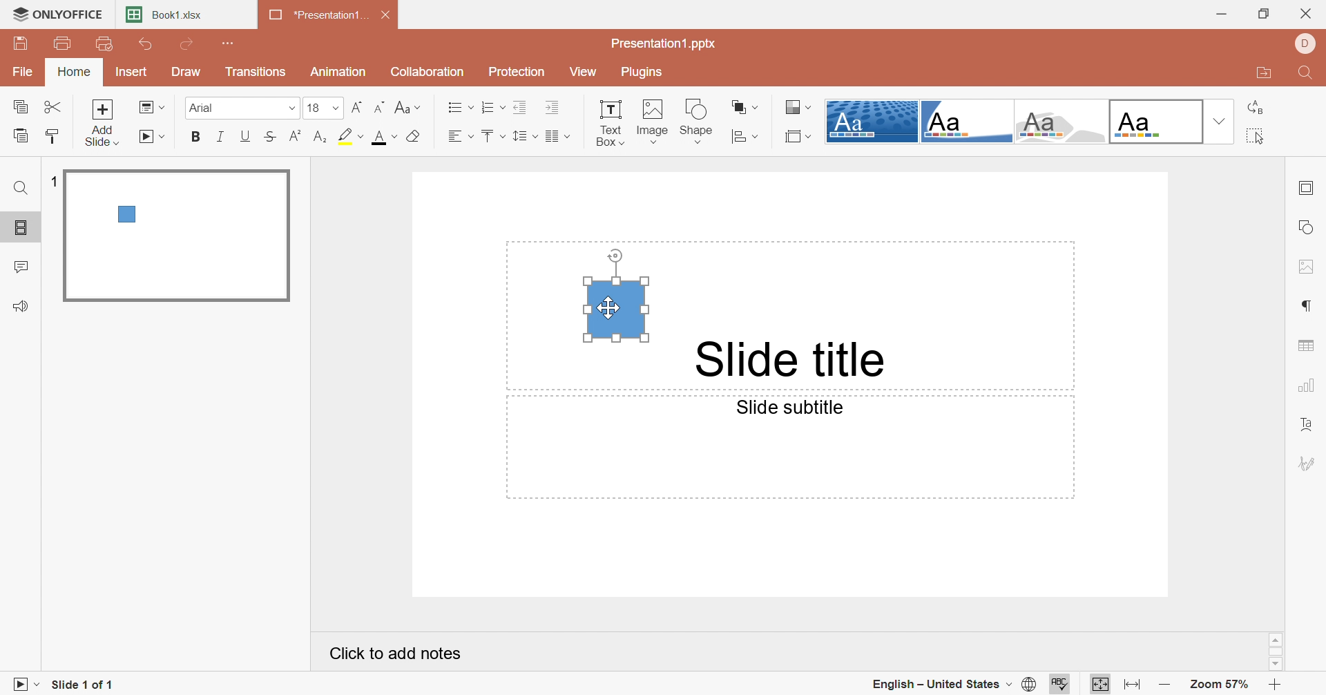  I want to click on Font color, so click(387, 137).